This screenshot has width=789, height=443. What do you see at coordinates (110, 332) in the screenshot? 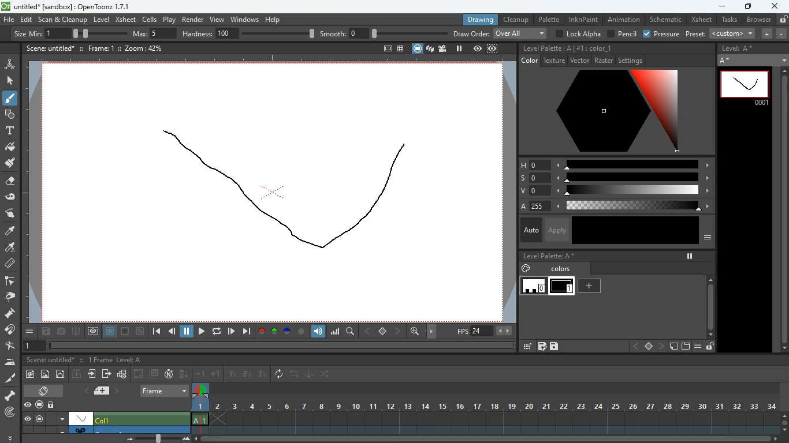
I see `page` at bounding box center [110, 332].